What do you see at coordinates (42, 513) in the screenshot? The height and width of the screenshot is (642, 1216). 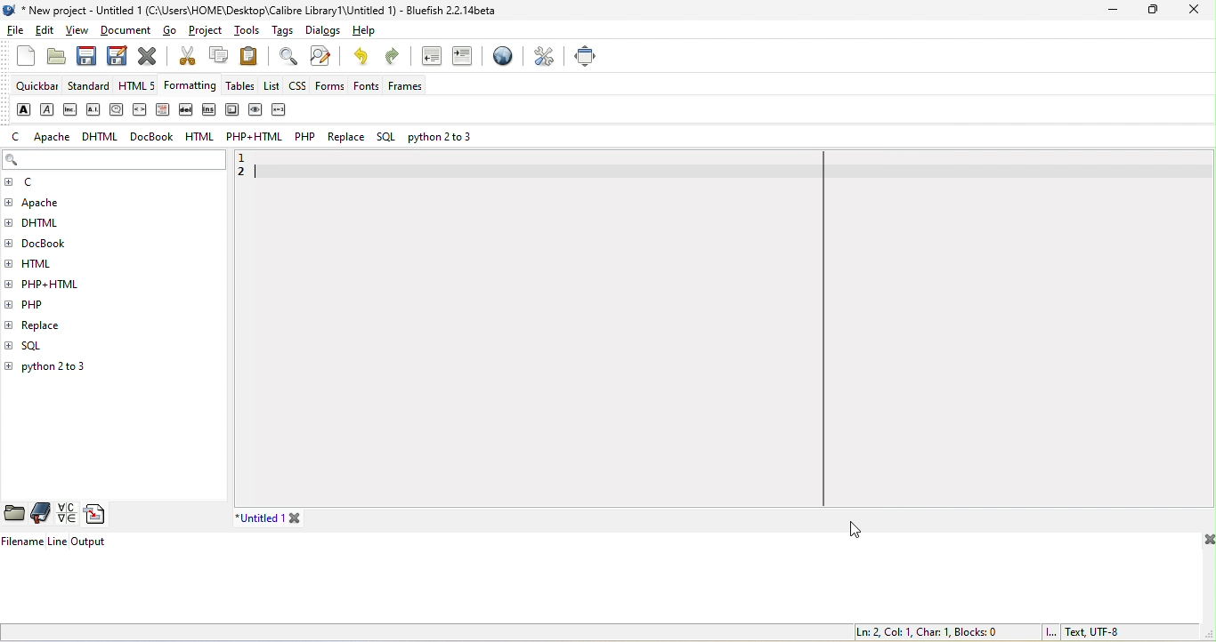 I see `bookmarks` at bounding box center [42, 513].